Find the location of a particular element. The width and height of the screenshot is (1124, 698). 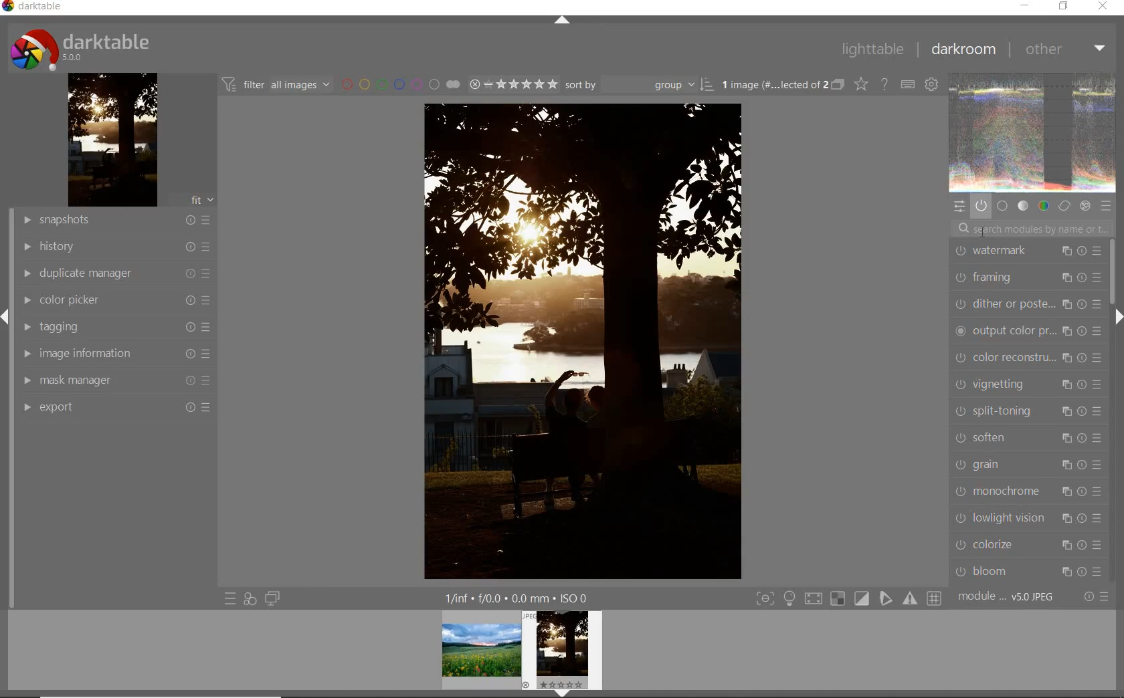

define keyboard shortcuts is located at coordinates (910, 84).